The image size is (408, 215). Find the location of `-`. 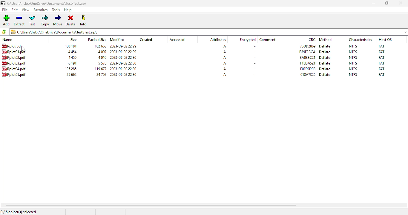

- is located at coordinates (254, 69).